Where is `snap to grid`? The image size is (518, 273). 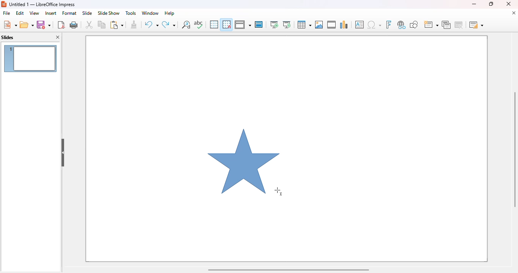
snap to grid is located at coordinates (226, 24).